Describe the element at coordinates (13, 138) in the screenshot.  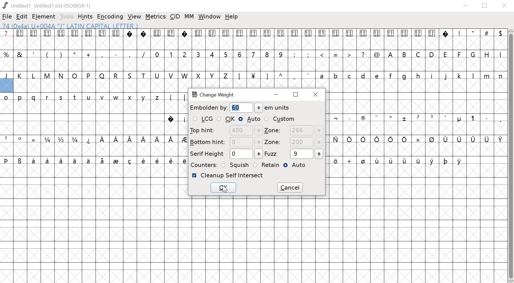
I see `superscript numbers` at that location.